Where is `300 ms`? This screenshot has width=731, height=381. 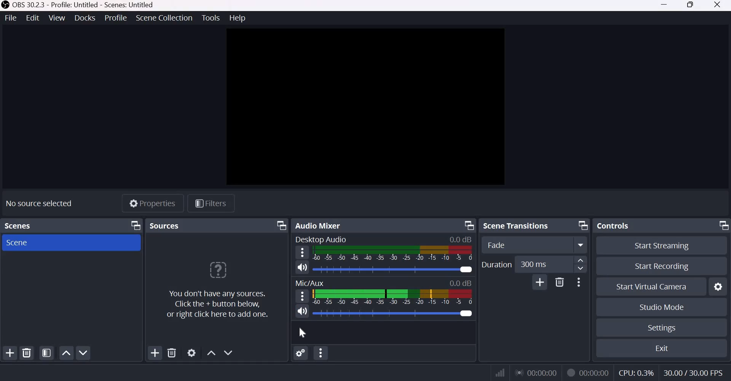
300 ms is located at coordinates (541, 264).